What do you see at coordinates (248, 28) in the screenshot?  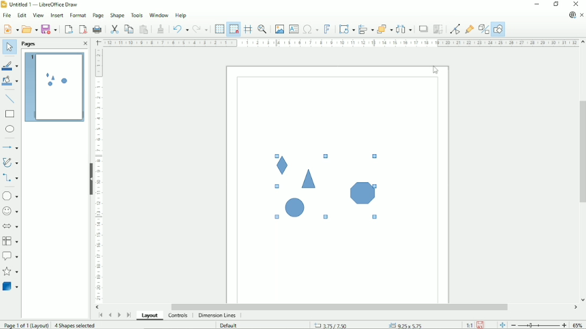 I see `Helplines while moving` at bounding box center [248, 28].